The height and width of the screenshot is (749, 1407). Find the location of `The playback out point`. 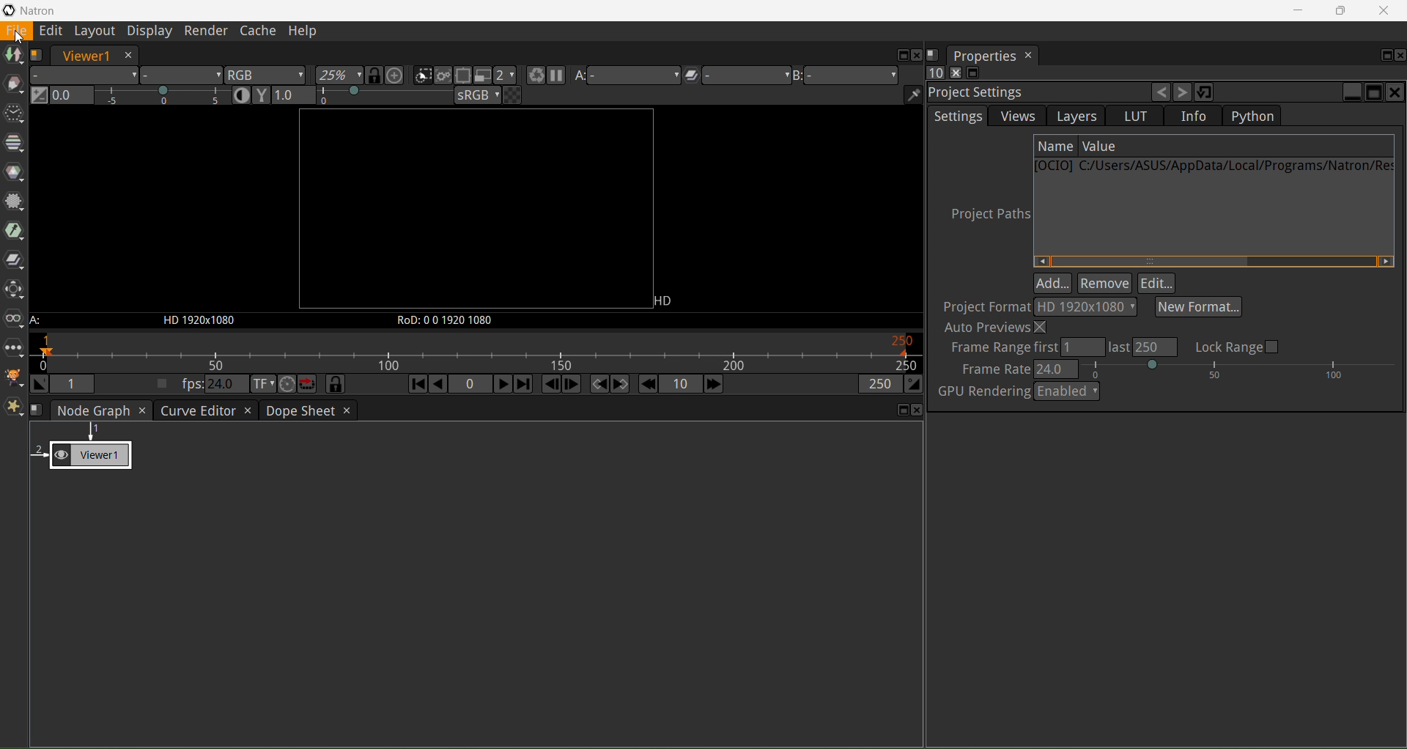

The playback out point is located at coordinates (879, 385).